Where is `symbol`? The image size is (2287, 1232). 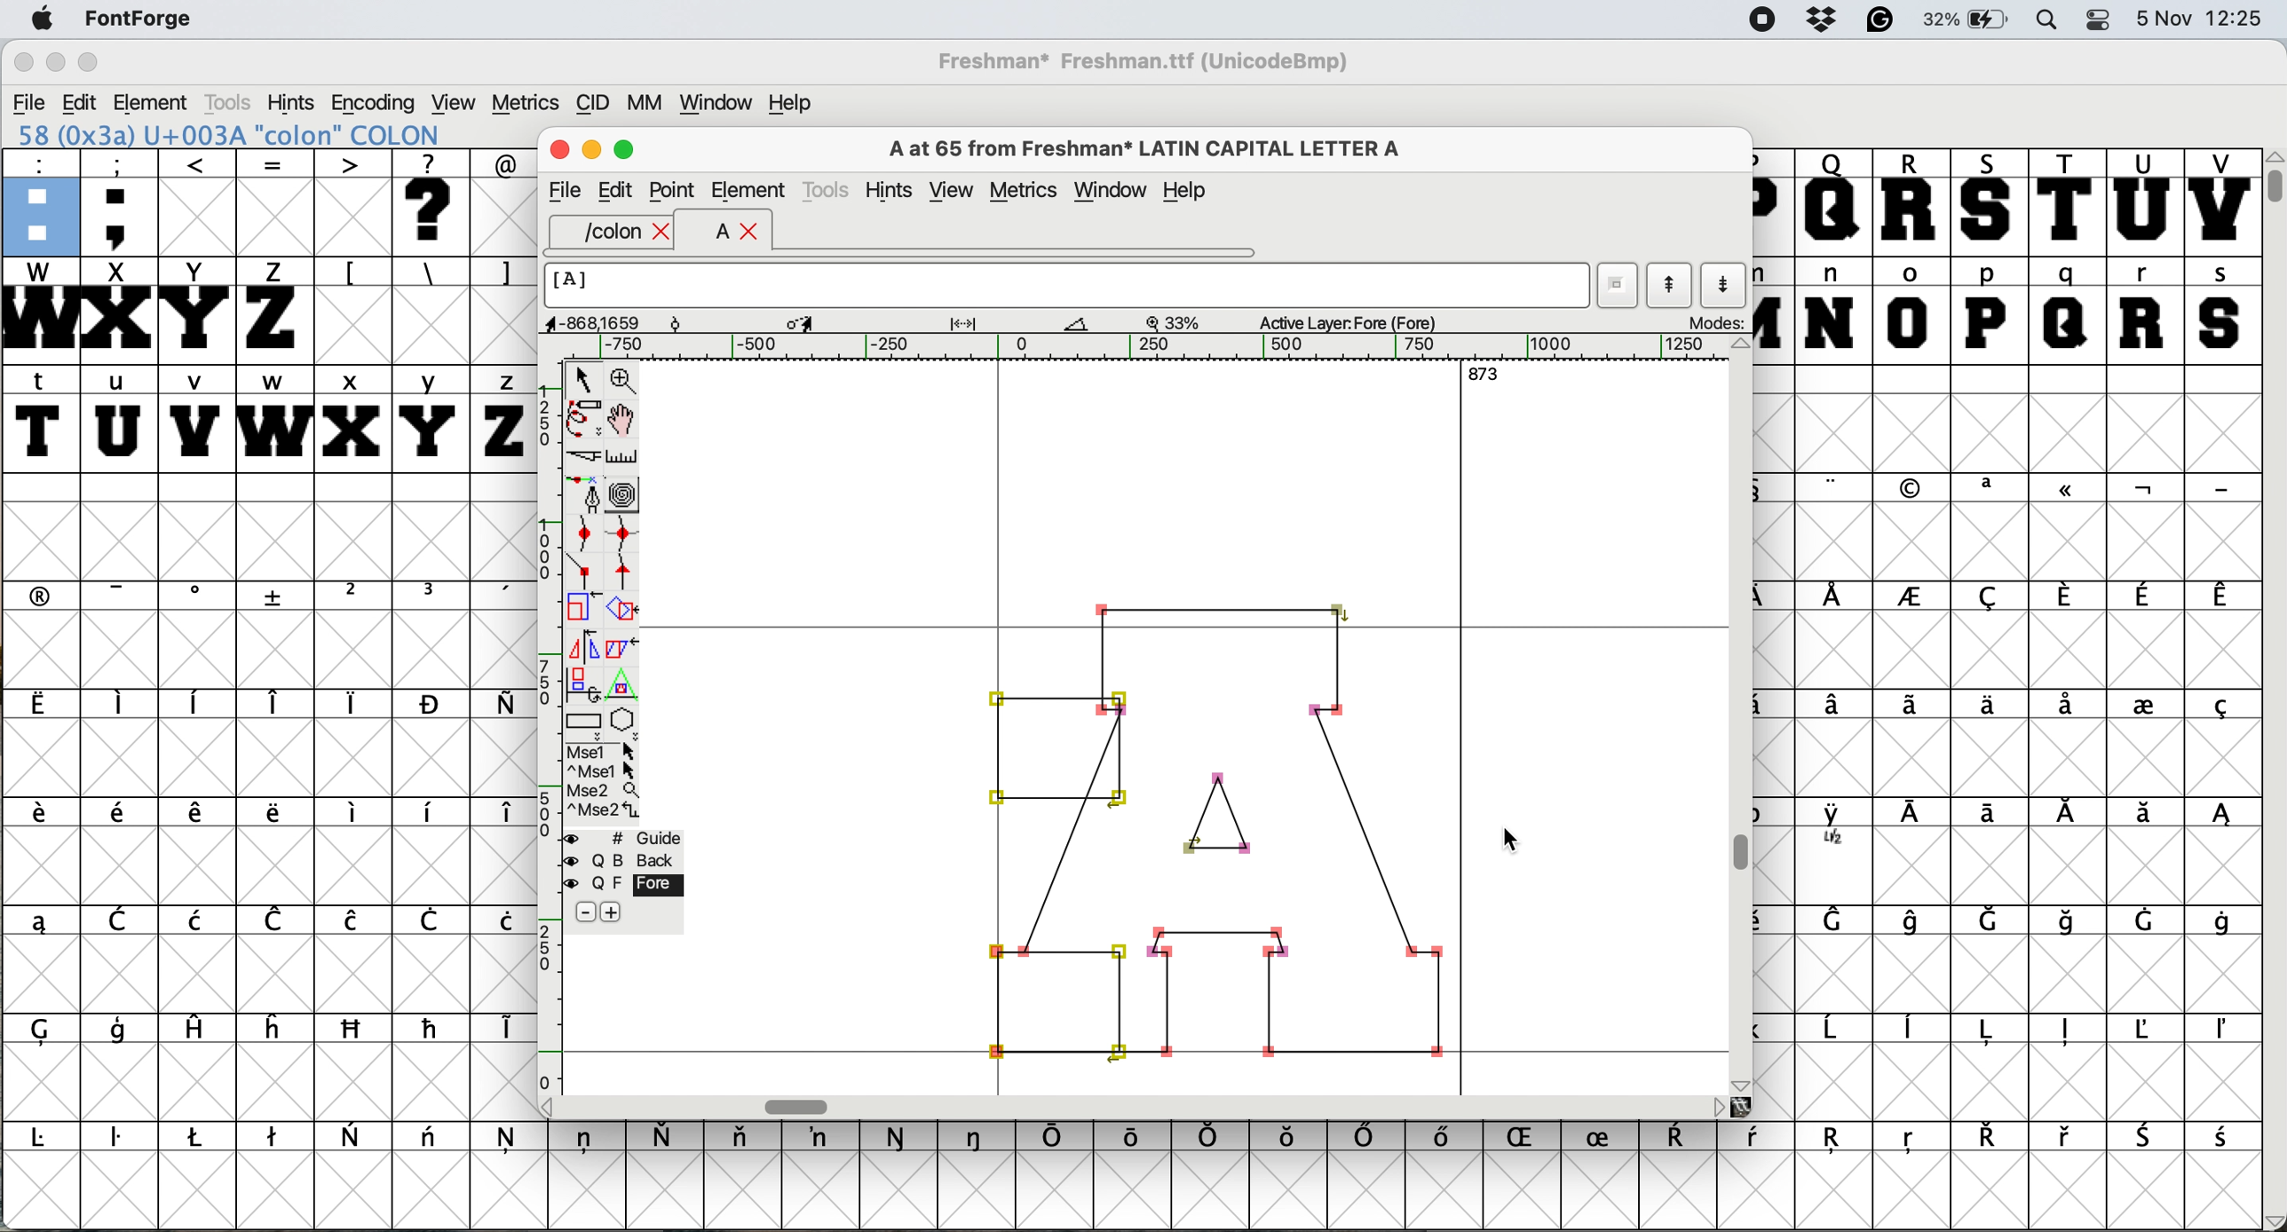
symbol is located at coordinates (1291, 1140).